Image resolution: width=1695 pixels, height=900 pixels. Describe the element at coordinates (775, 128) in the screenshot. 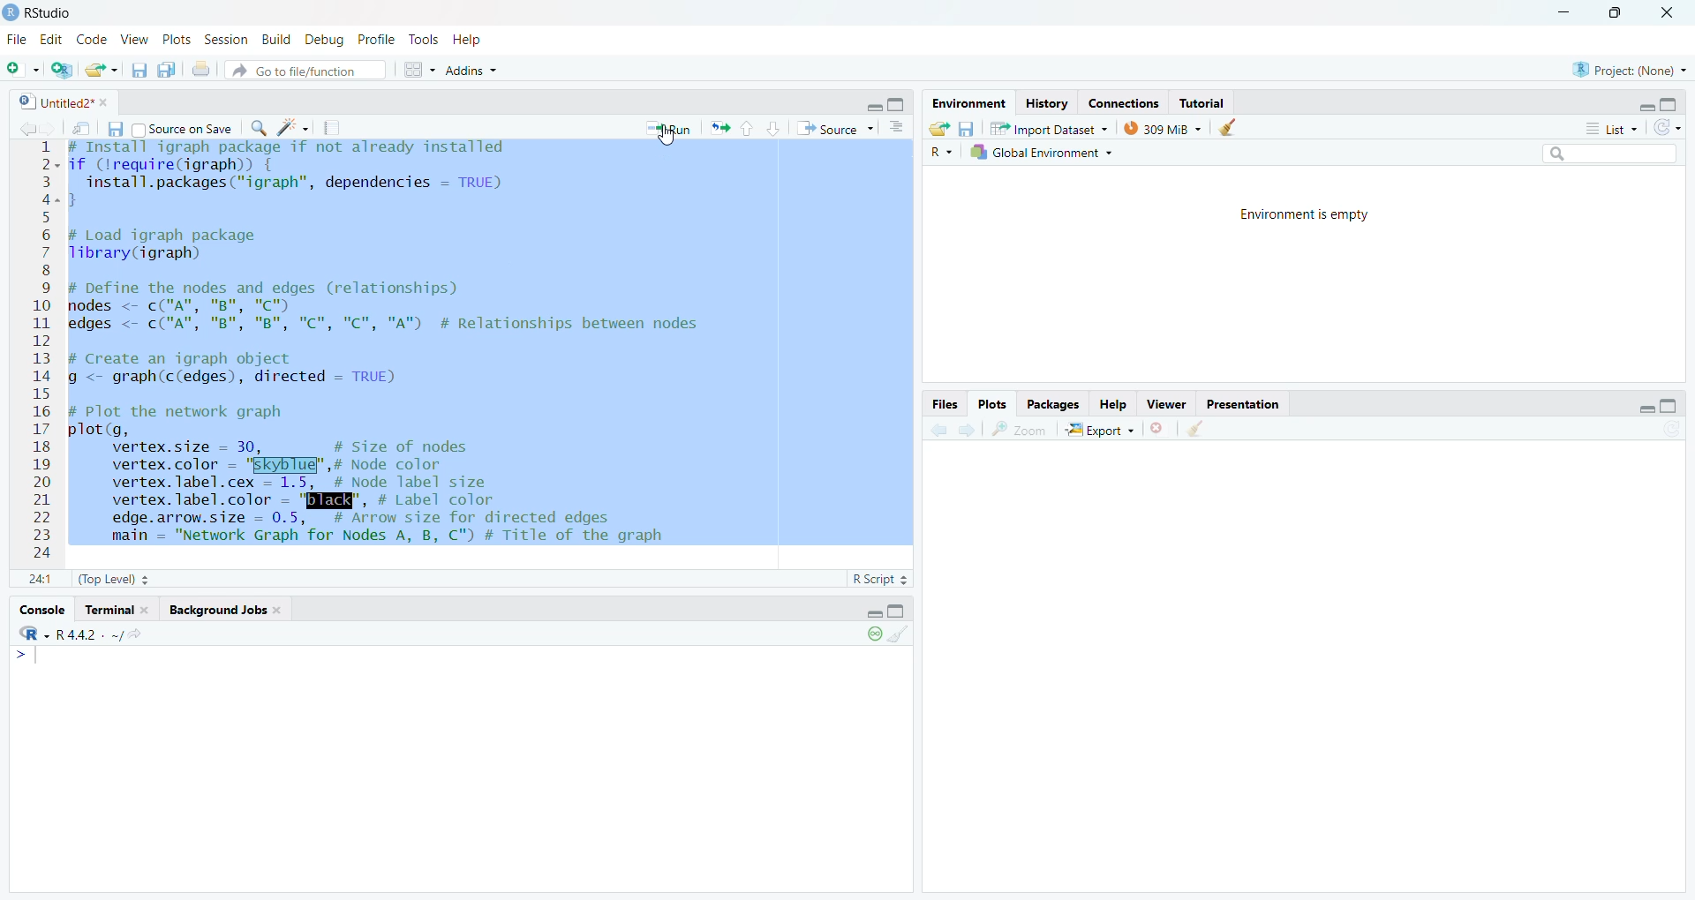

I see `downward` at that location.